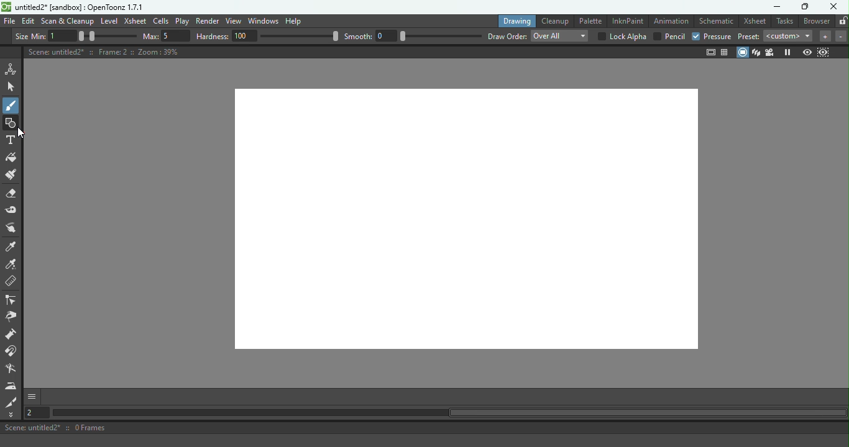  What do you see at coordinates (32, 397) in the screenshot?
I see `More options` at bounding box center [32, 397].